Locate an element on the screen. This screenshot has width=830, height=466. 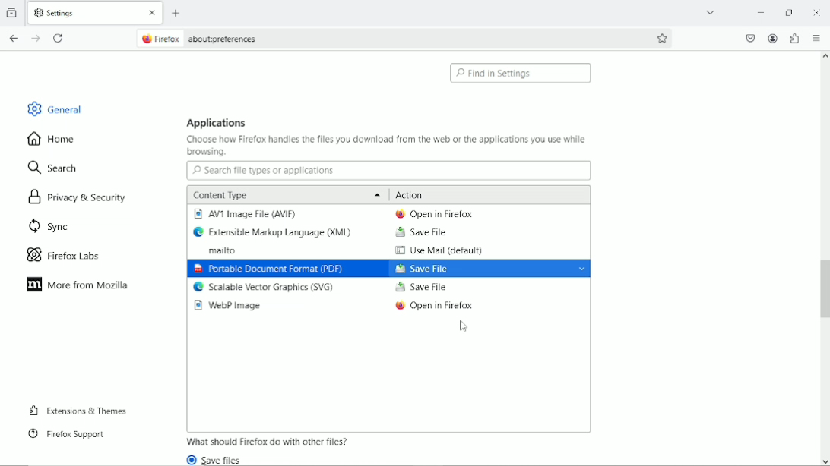
extensions & themes is located at coordinates (78, 411).